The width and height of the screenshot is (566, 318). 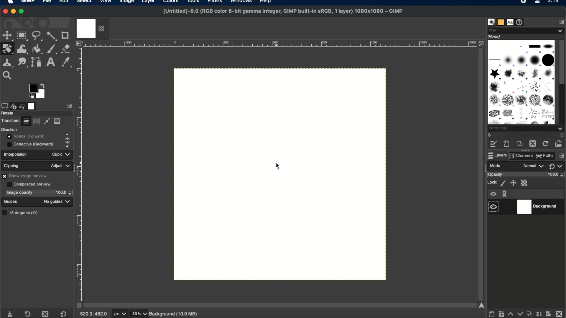 What do you see at coordinates (276, 166) in the screenshot?
I see `cursor` at bounding box center [276, 166].